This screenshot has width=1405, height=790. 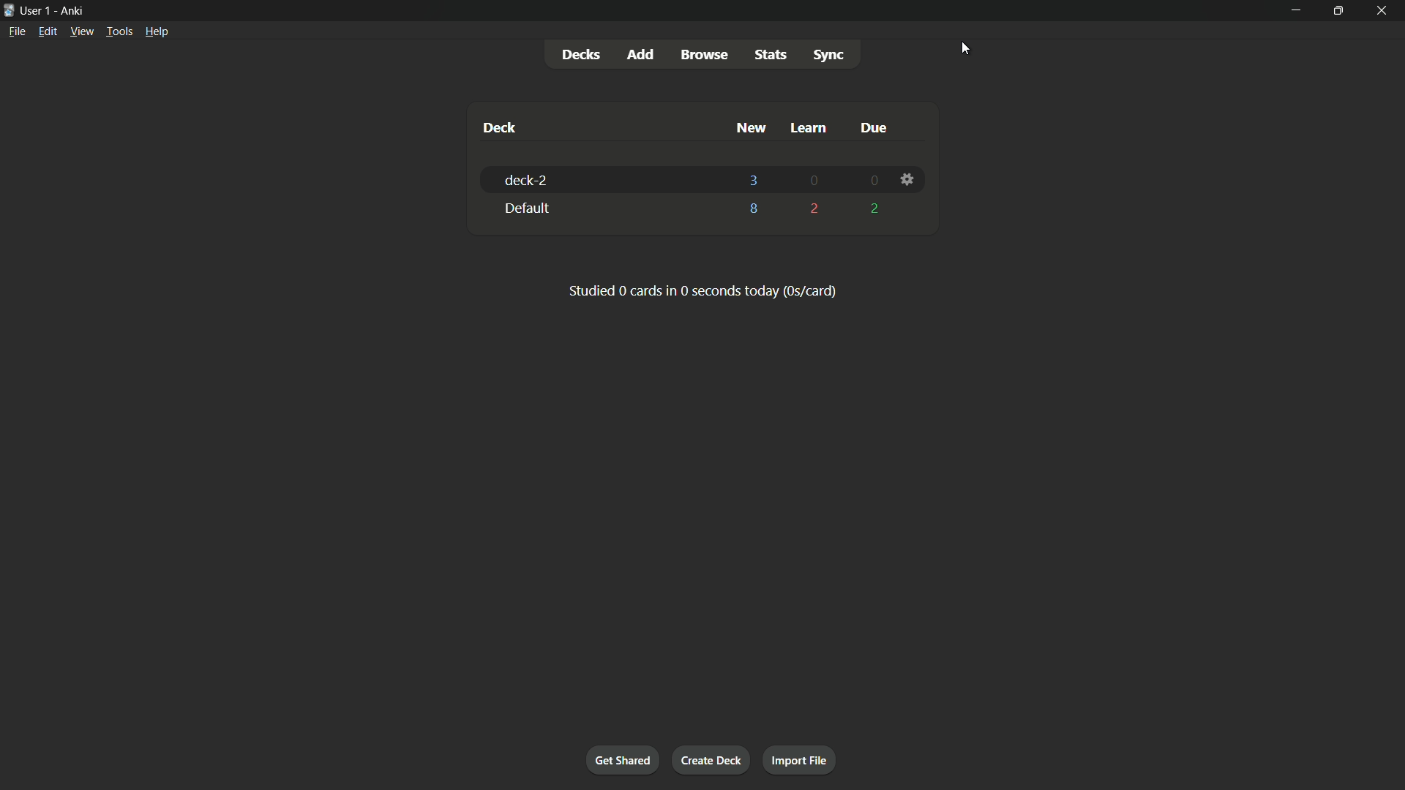 What do you see at coordinates (701, 290) in the screenshot?
I see `text for studied card` at bounding box center [701, 290].